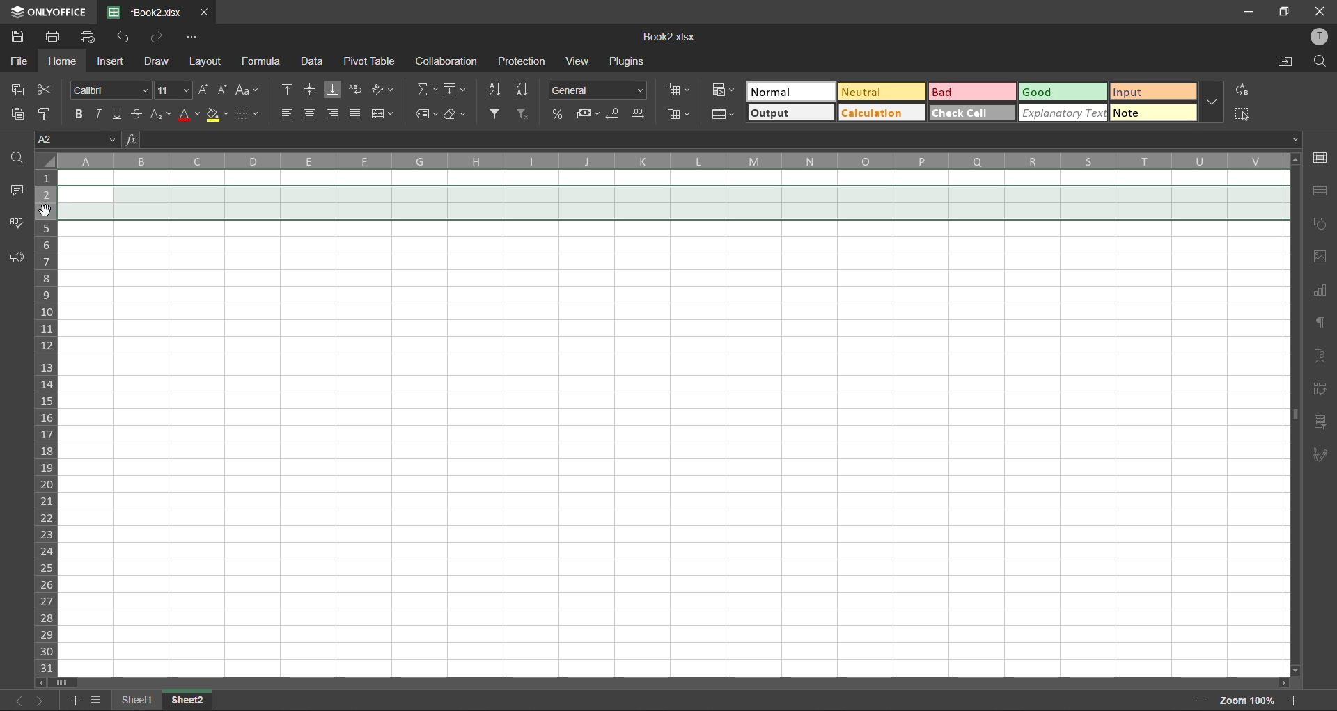  Describe the element at coordinates (497, 90) in the screenshot. I see `sort ascending` at that location.